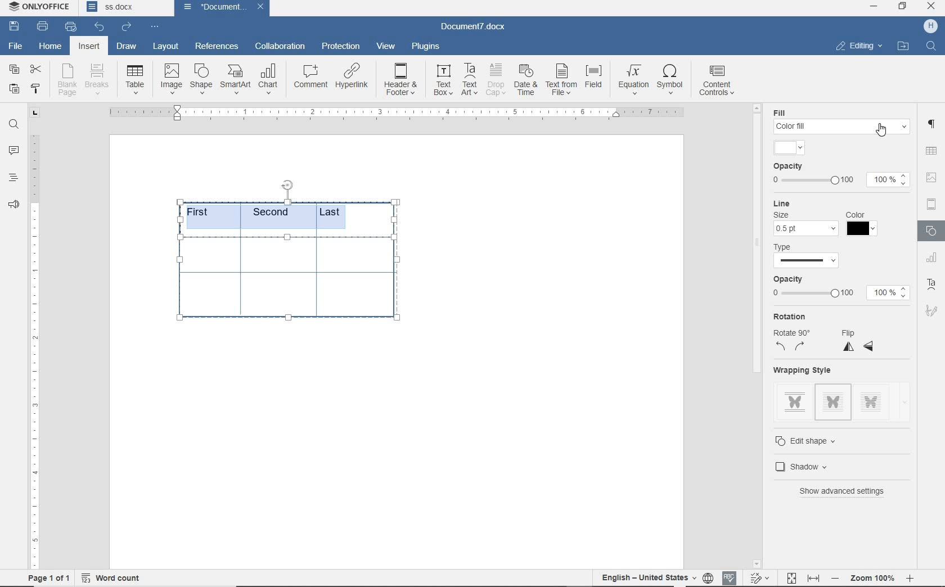  Describe the element at coordinates (125, 46) in the screenshot. I see `draw` at that location.